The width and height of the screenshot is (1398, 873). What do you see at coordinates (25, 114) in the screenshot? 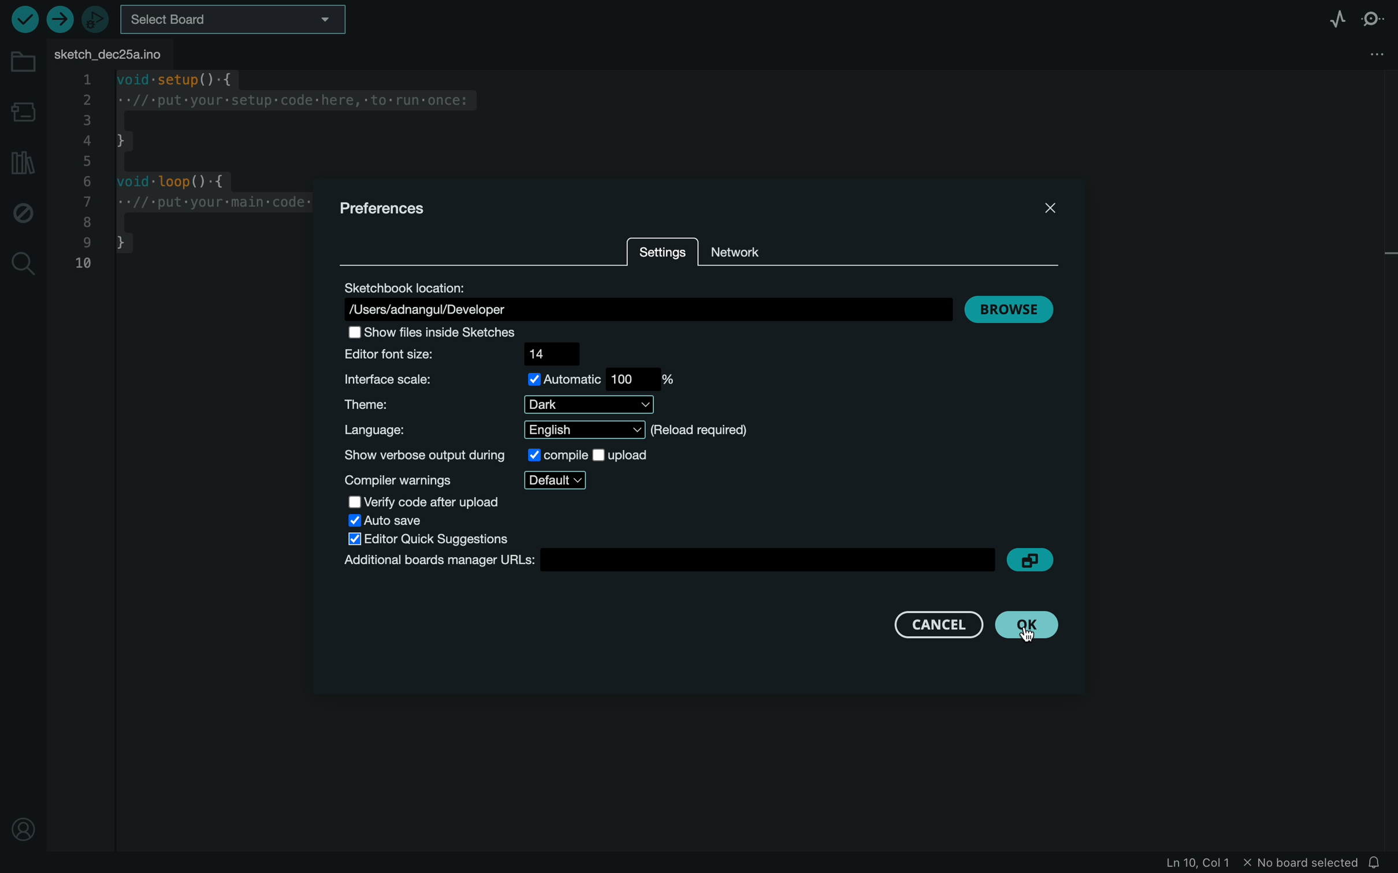
I see `board  manager` at bounding box center [25, 114].